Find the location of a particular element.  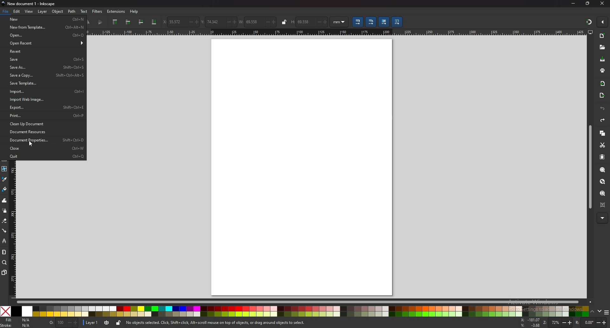

- is located at coordinates (562, 322).